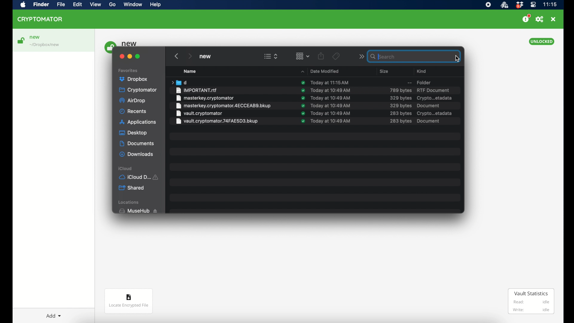 The width and height of the screenshot is (574, 323). I want to click on share, so click(322, 57).